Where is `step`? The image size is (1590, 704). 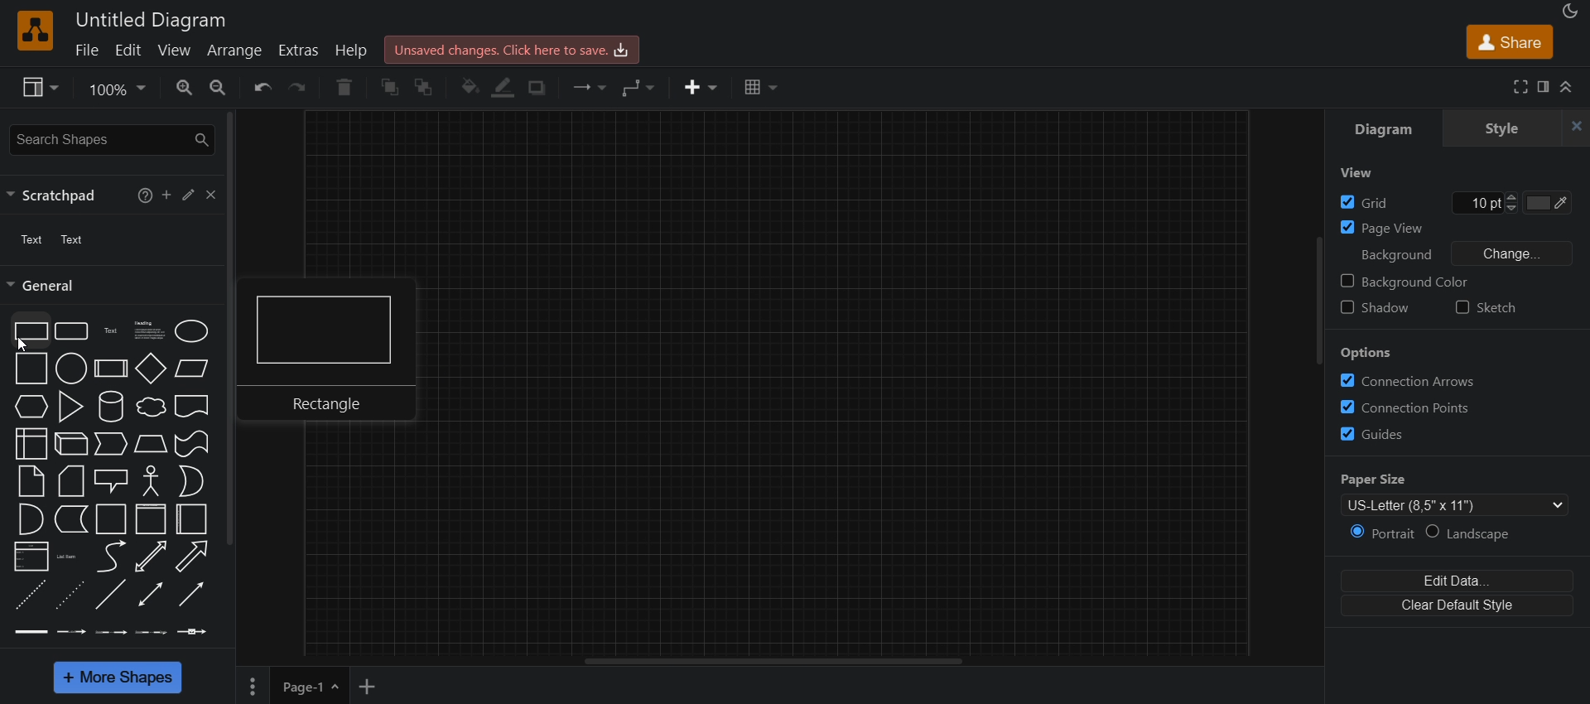 step is located at coordinates (109, 445).